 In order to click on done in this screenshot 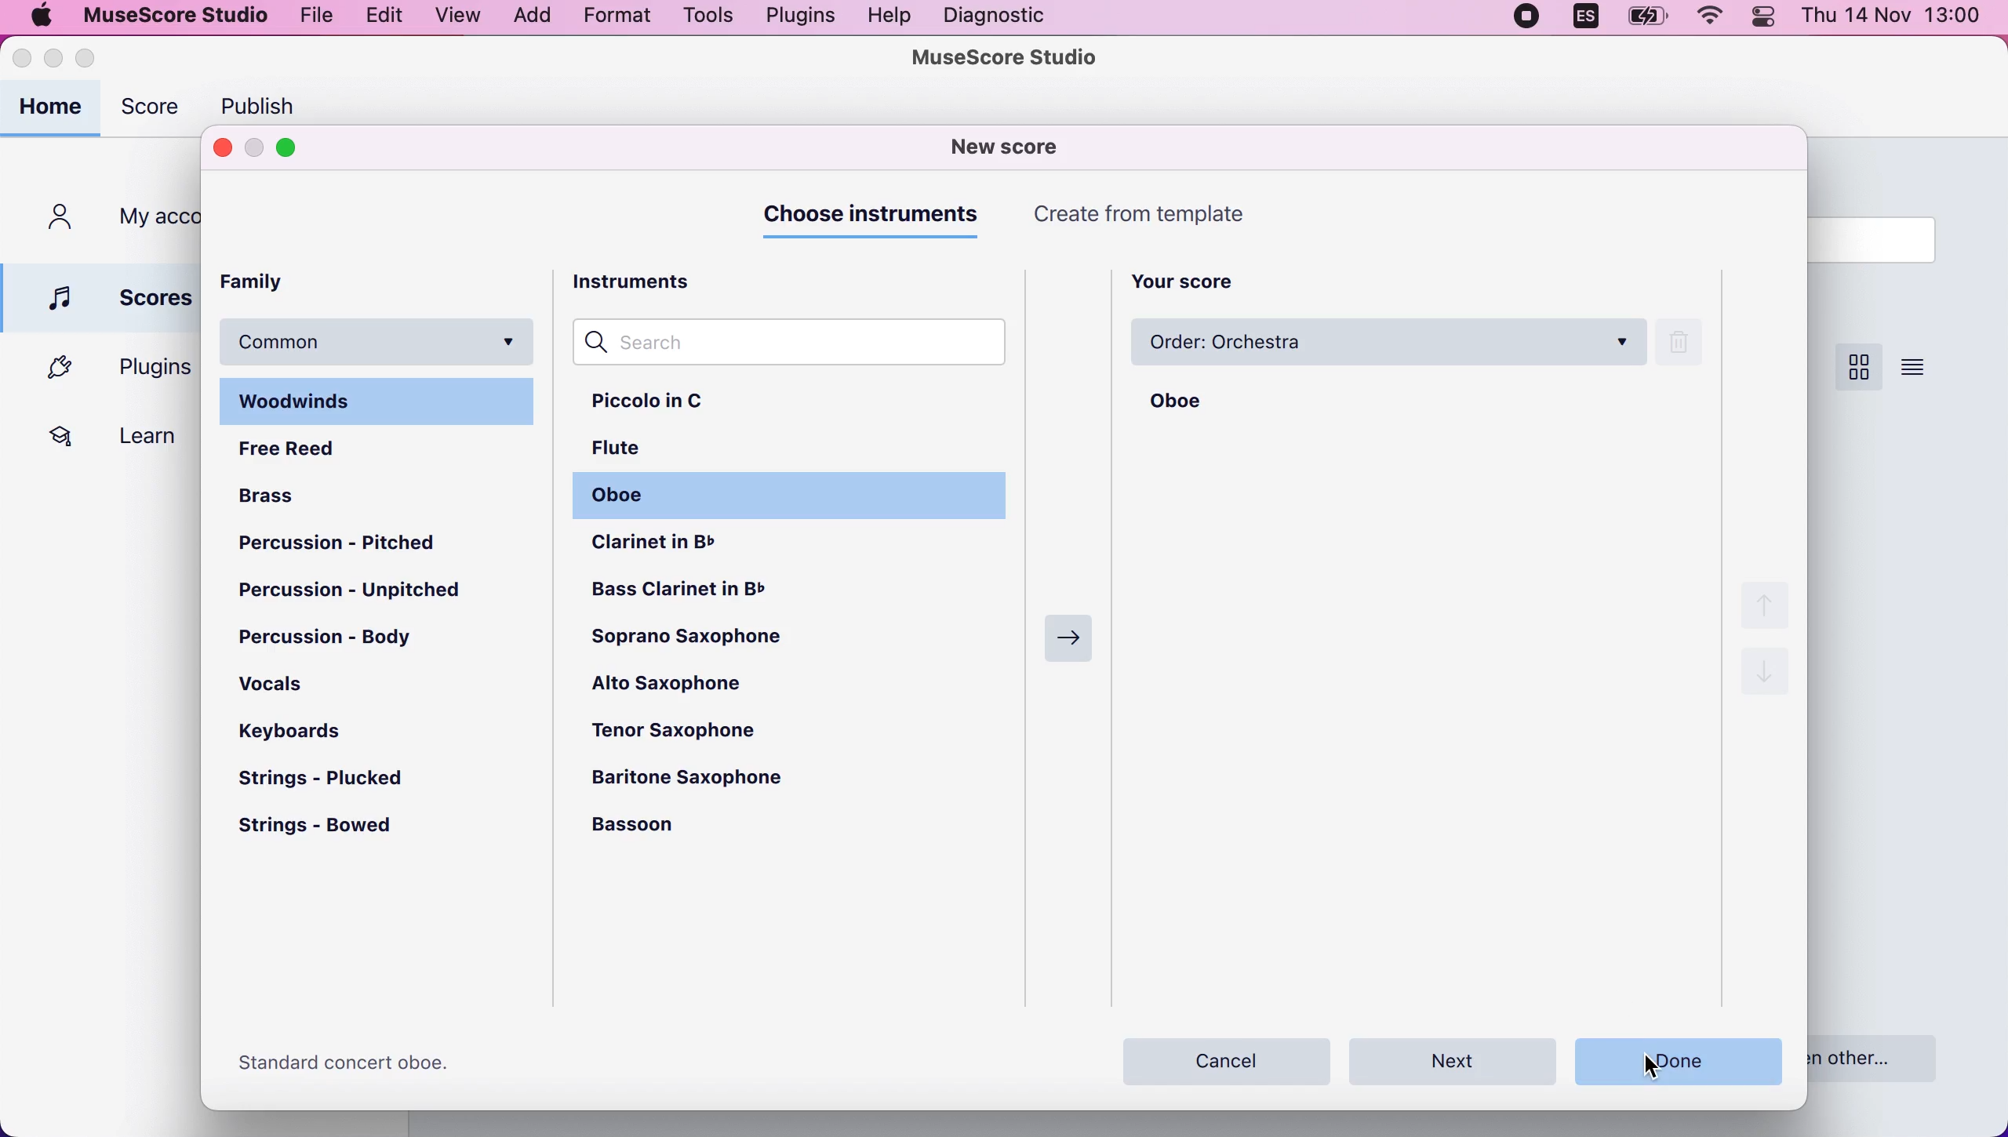, I will do `click(1678, 1060)`.